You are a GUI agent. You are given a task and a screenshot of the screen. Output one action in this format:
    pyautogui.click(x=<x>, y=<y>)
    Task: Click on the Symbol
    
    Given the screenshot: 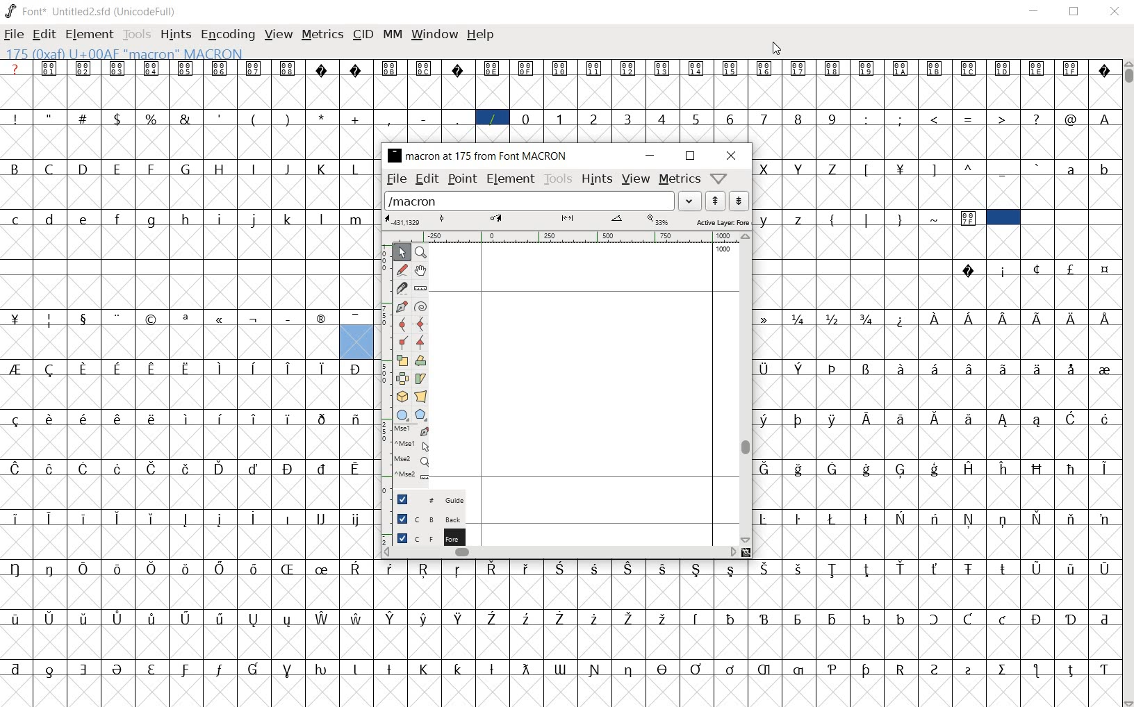 What is the action you would take?
    pyautogui.click(x=87, y=419)
    